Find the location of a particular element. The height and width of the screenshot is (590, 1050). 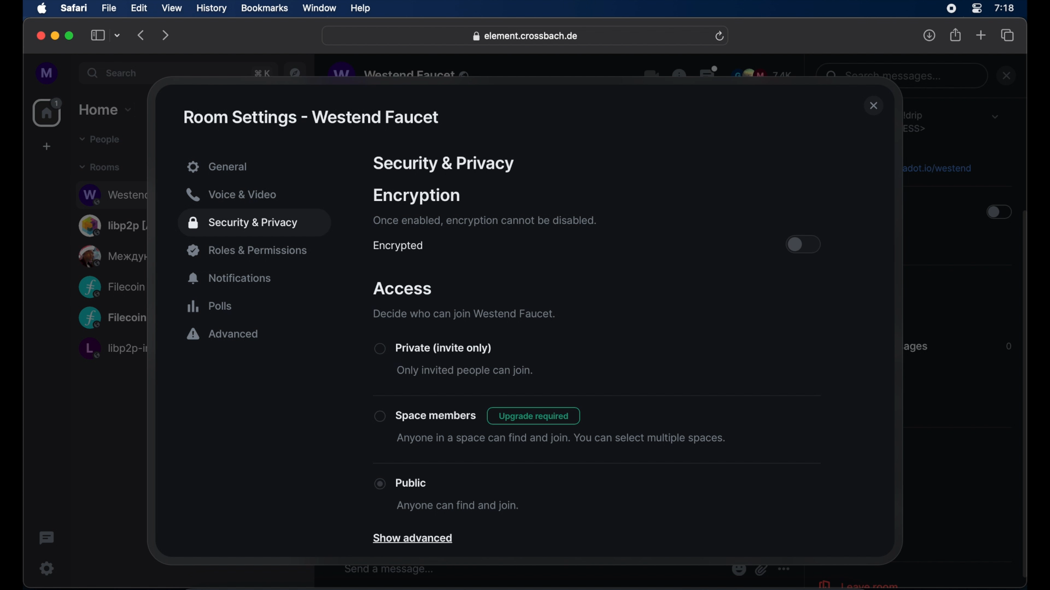

tab group picker is located at coordinates (118, 35).